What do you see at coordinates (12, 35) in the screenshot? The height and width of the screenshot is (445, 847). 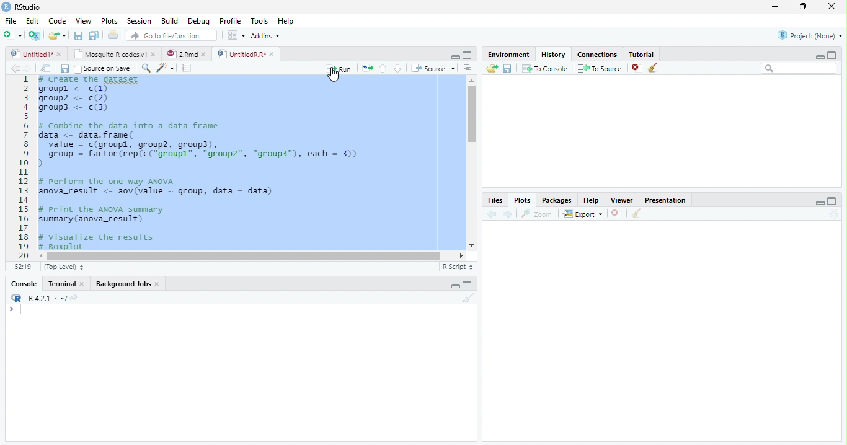 I see `New file` at bounding box center [12, 35].